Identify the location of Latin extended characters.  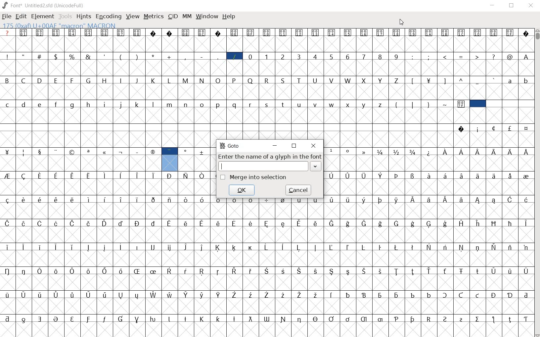
(486, 159).